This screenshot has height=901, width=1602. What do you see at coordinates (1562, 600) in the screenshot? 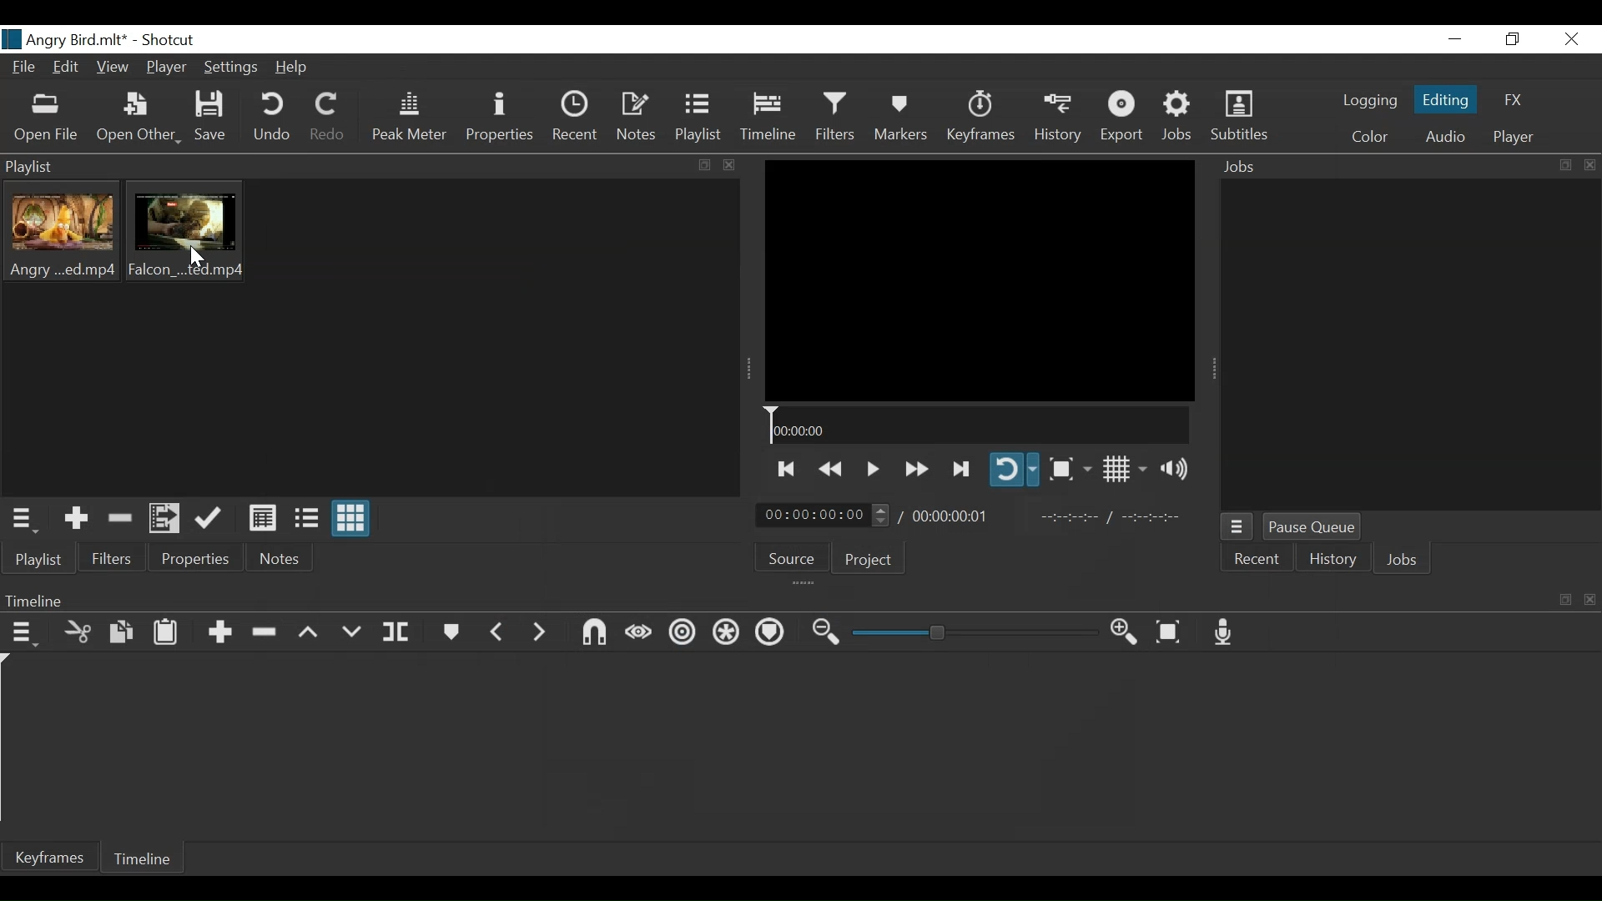
I see `copy` at bounding box center [1562, 600].